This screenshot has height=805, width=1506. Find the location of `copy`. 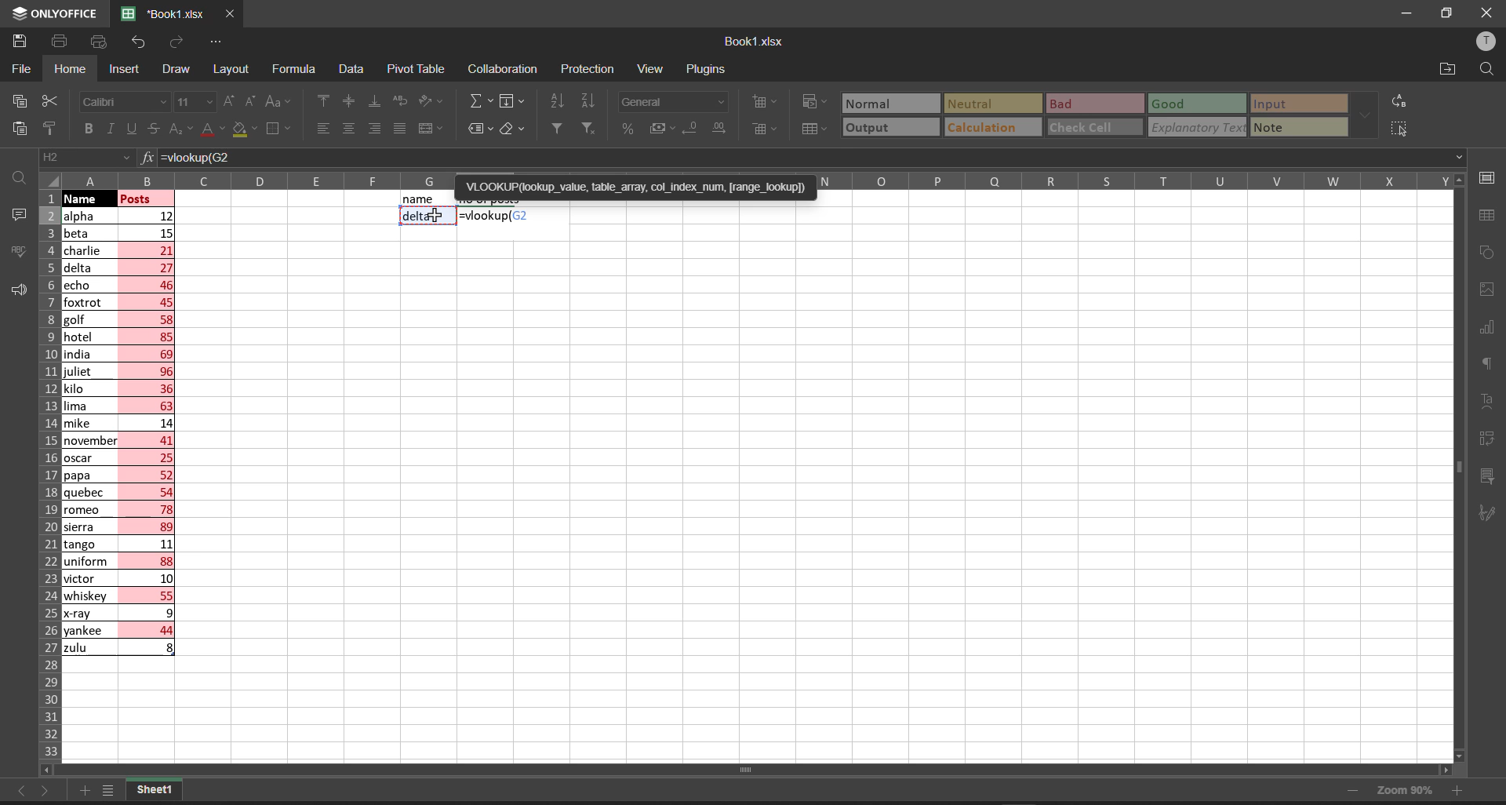

copy is located at coordinates (16, 100).